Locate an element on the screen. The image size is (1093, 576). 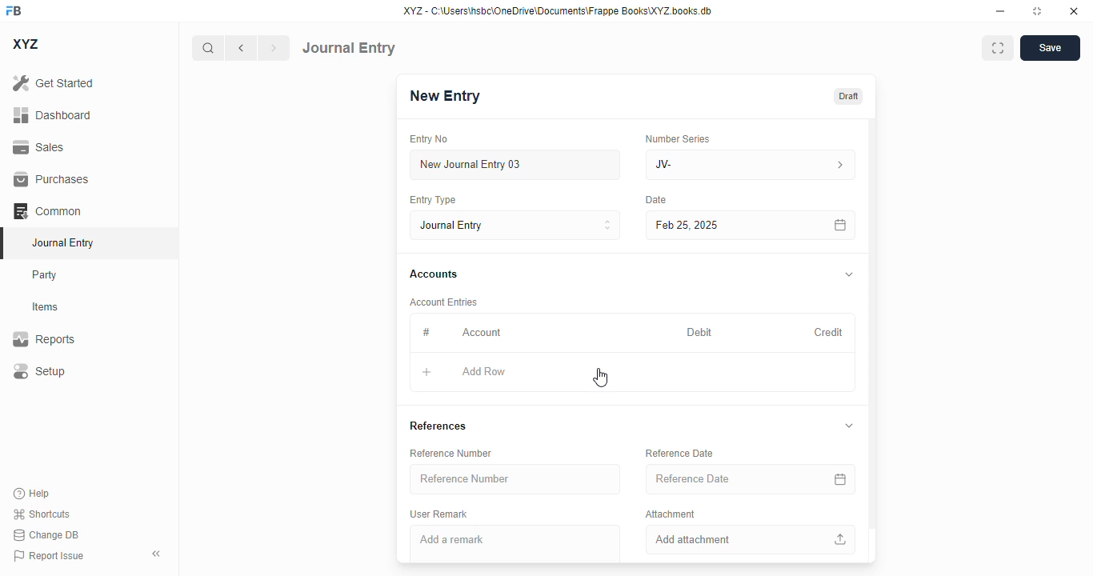
close is located at coordinates (1074, 10).